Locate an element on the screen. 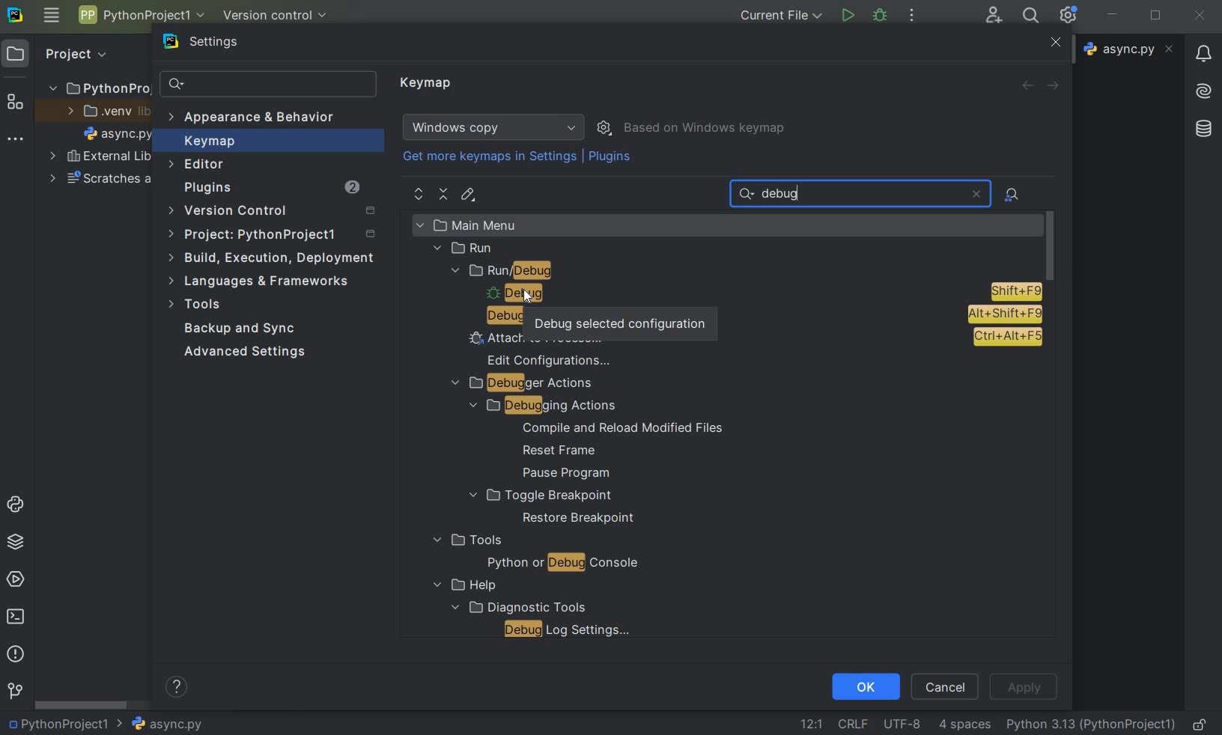 The image size is (1222, 735). project name is located at coordinates (97, 85).